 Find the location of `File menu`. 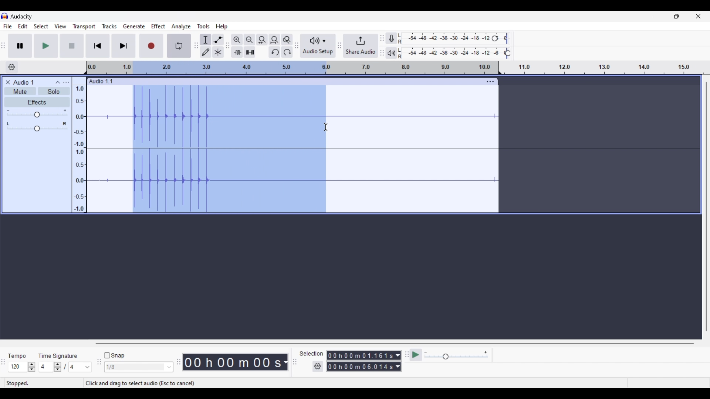

File menu is located at coordinates (8, 26).